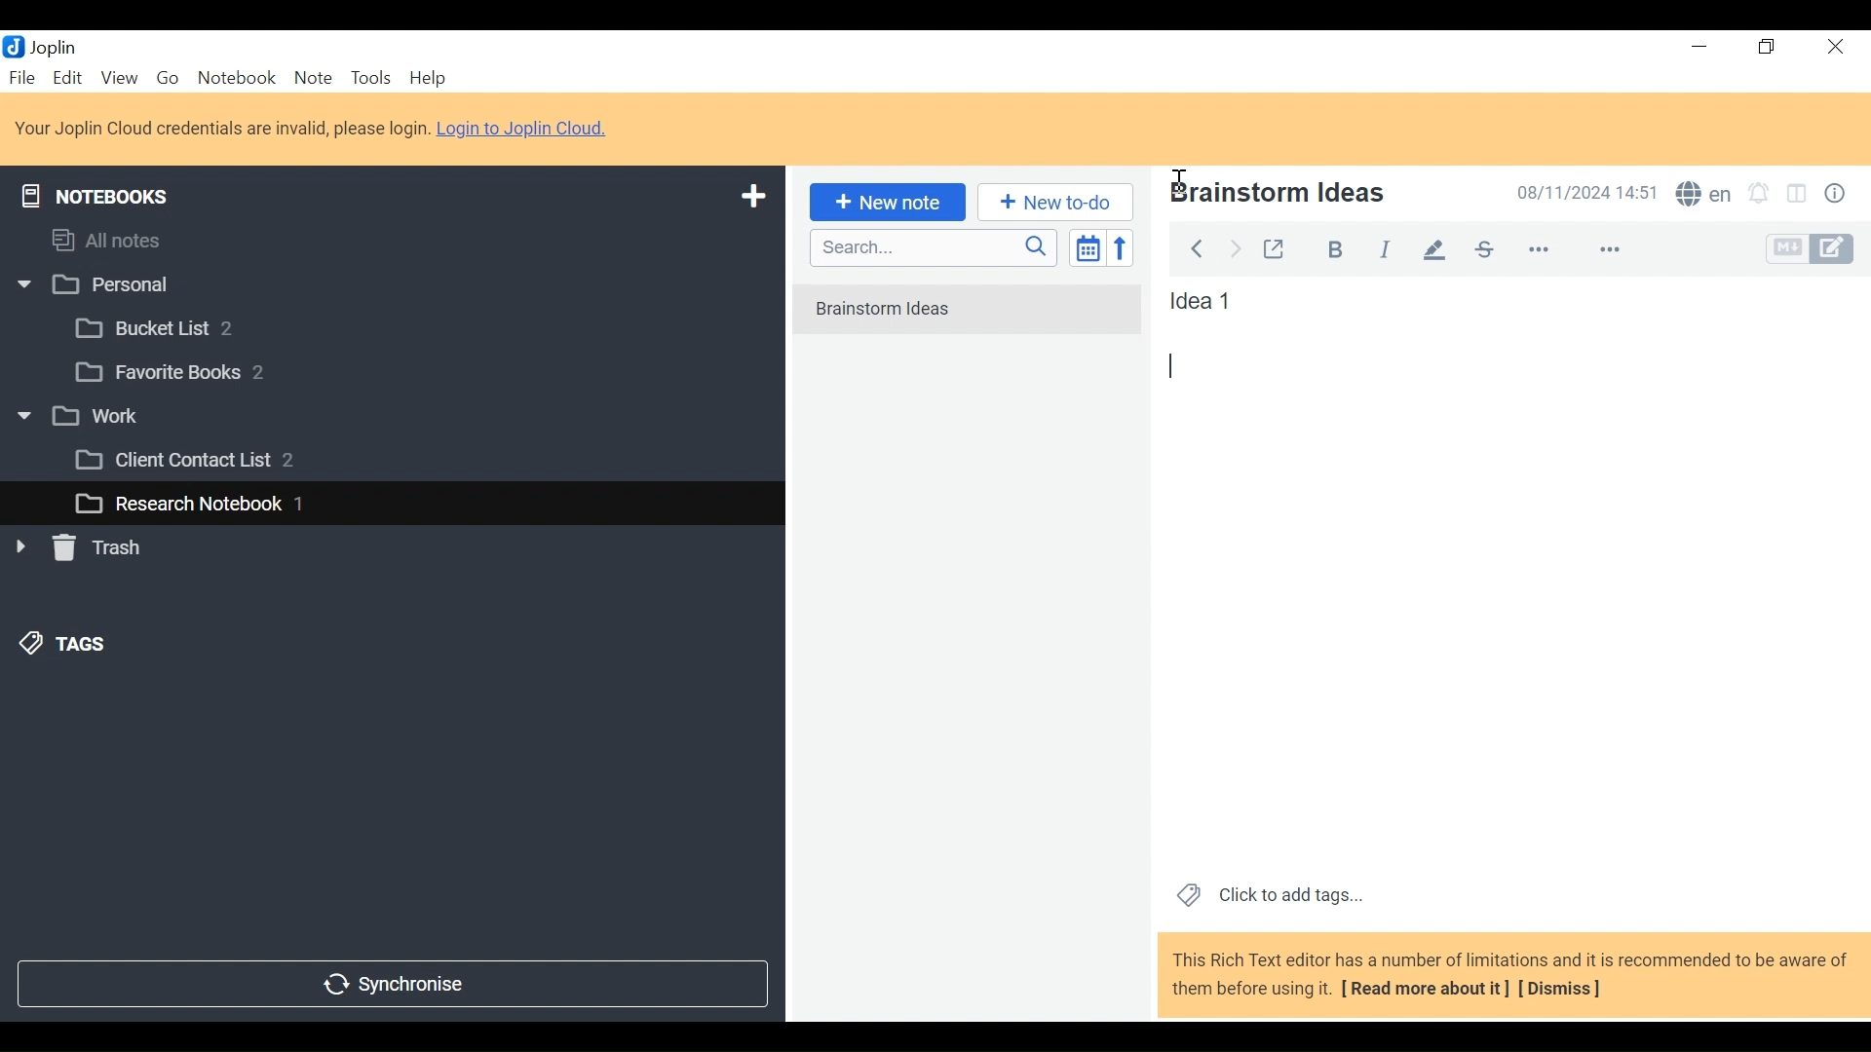  I want to click on [3 Client Contact List 2, so click(213, 465).